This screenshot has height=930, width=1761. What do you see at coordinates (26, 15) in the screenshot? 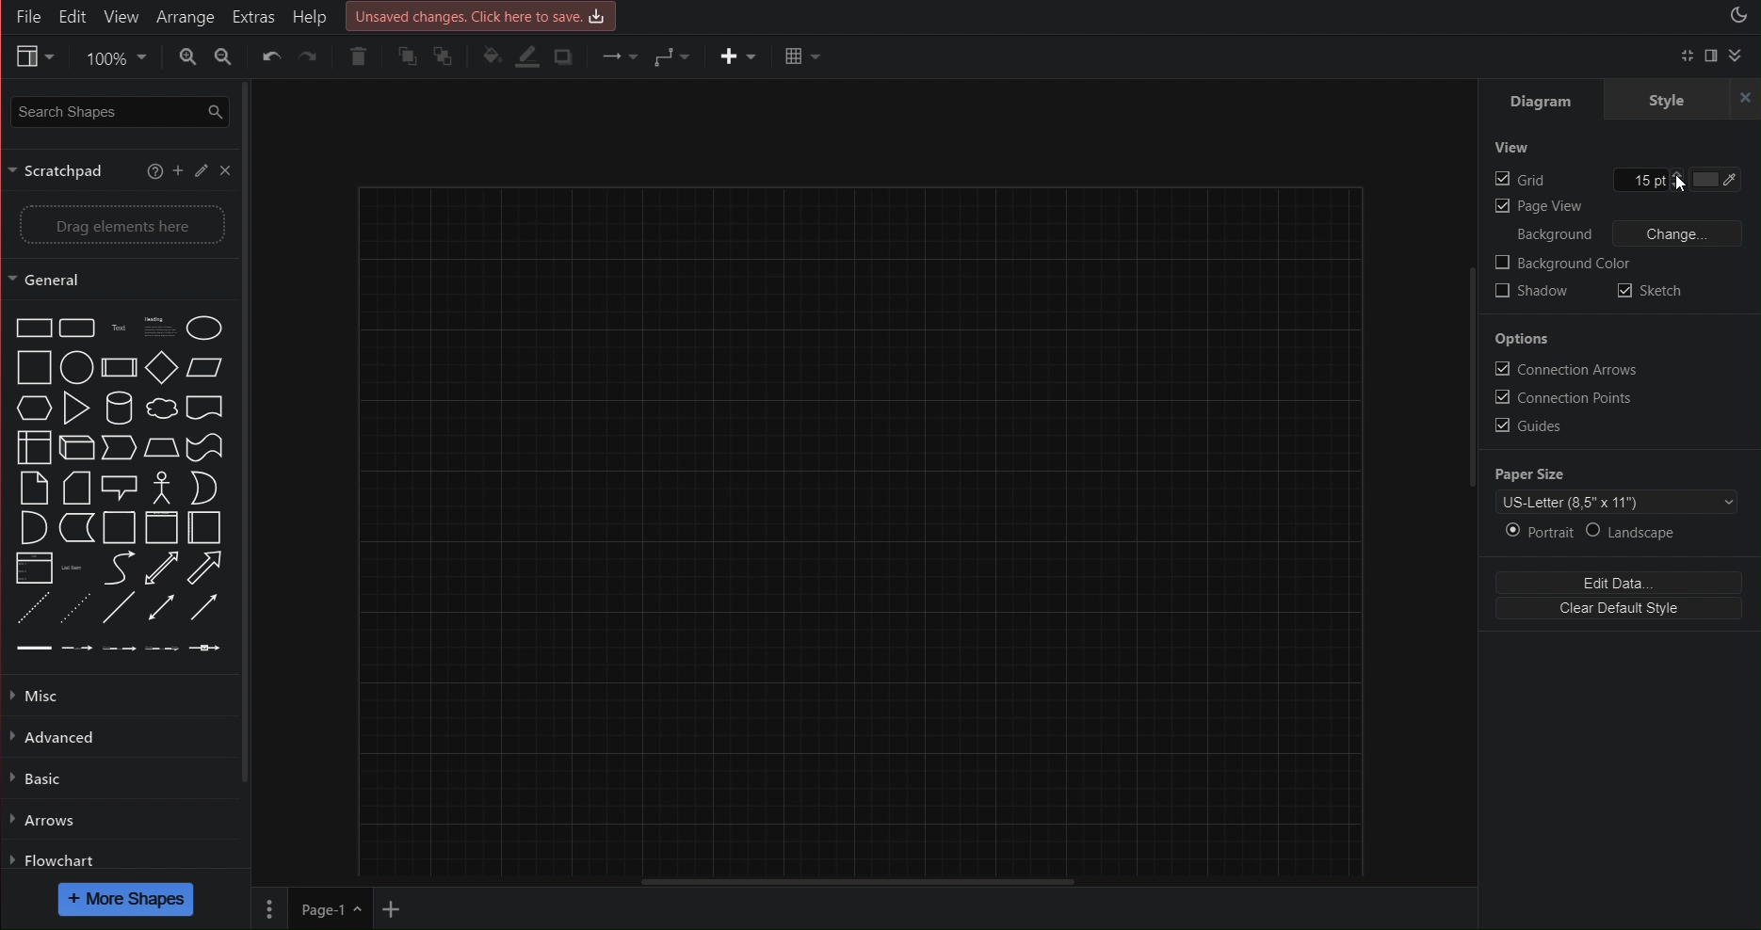
I see `File ` at bounding box center [26, 15].